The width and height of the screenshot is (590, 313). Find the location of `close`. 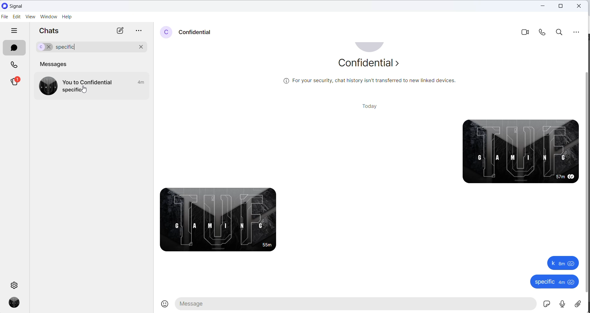

close is located at coordinates (579, 6).